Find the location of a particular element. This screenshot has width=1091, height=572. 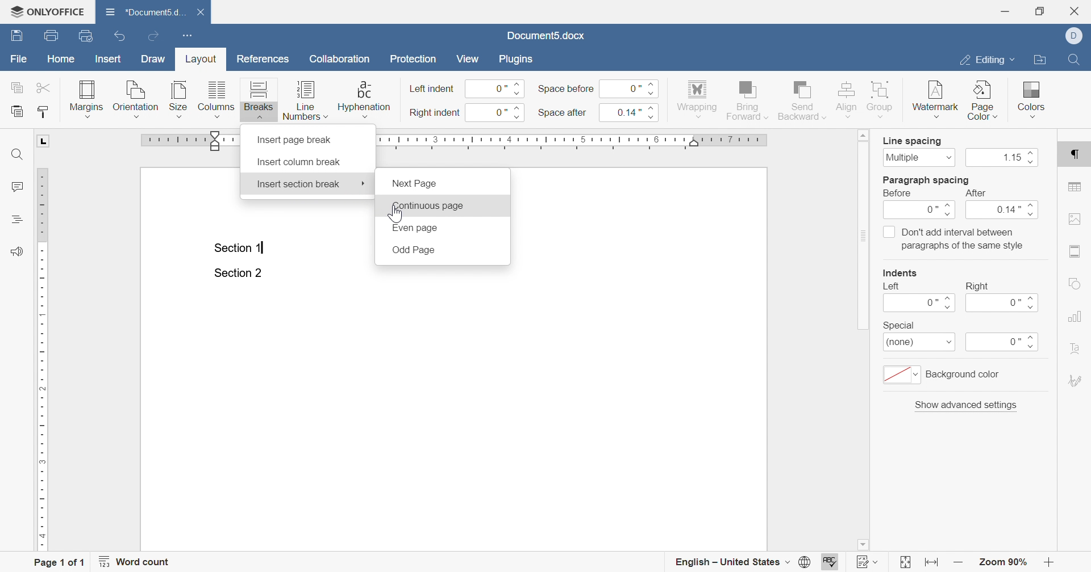

columns is located at coordinates (215, 99).